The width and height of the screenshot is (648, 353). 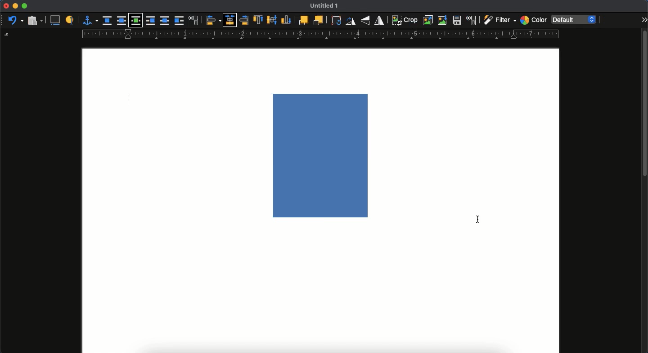 I want to click on middle to anchor, so click(x=271, y=20).